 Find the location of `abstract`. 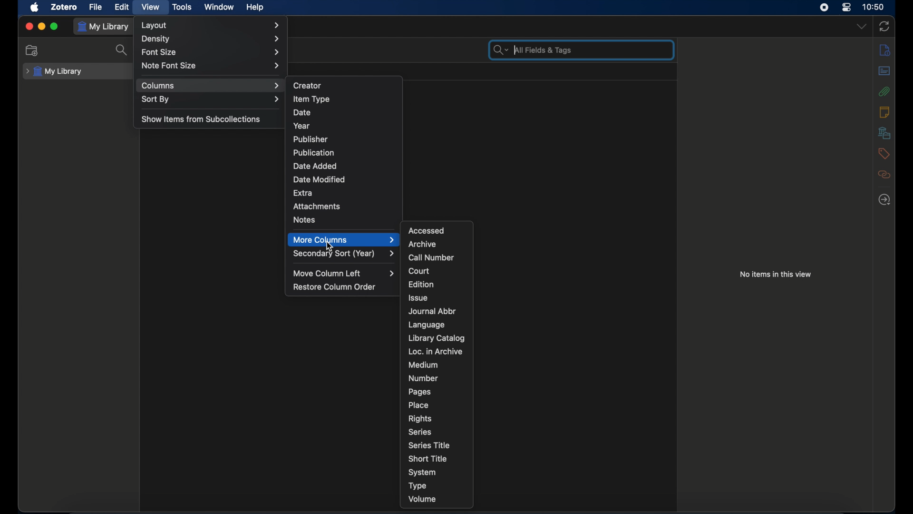

abstract is located at coordinates (885, 70).